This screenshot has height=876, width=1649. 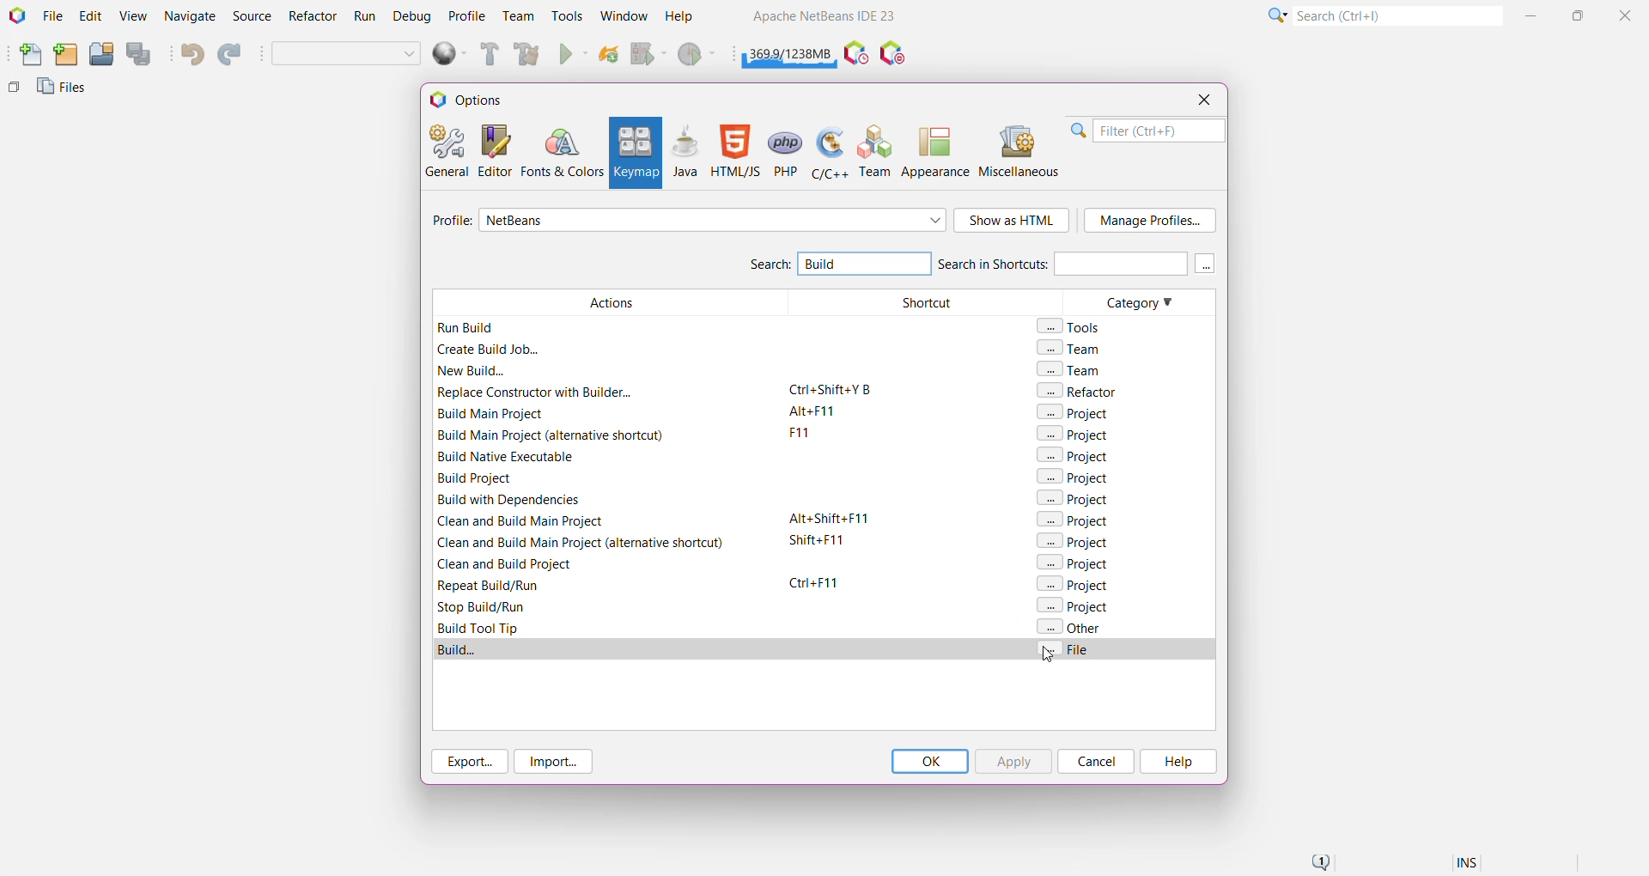 I want to click on Fonts and Colors, so click(x=562, y=151).